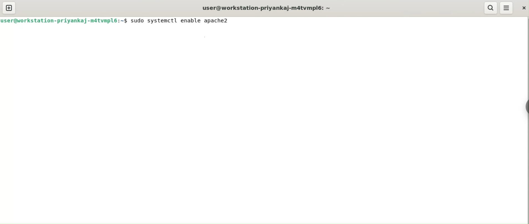  Describe the element at coordinates (9, 8) in the screenshot. I see `new tab` at that location.